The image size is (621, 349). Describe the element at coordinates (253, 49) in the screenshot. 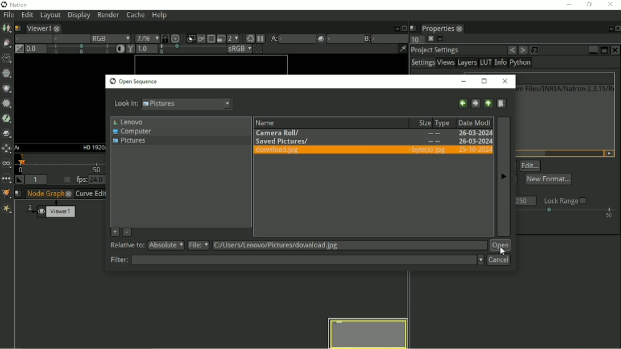

I see `Checkerboard` at that location.